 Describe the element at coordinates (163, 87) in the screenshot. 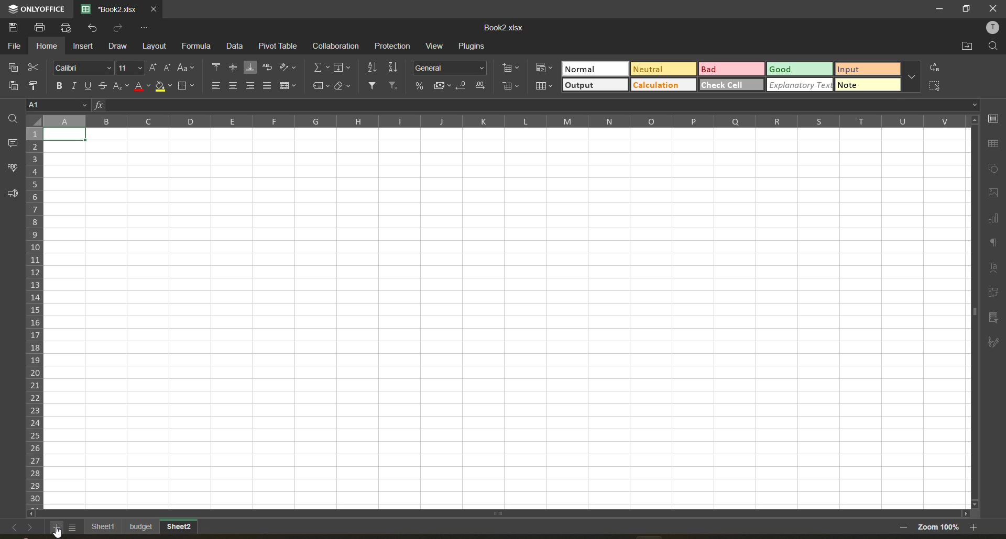

I see `fill color` at that location.